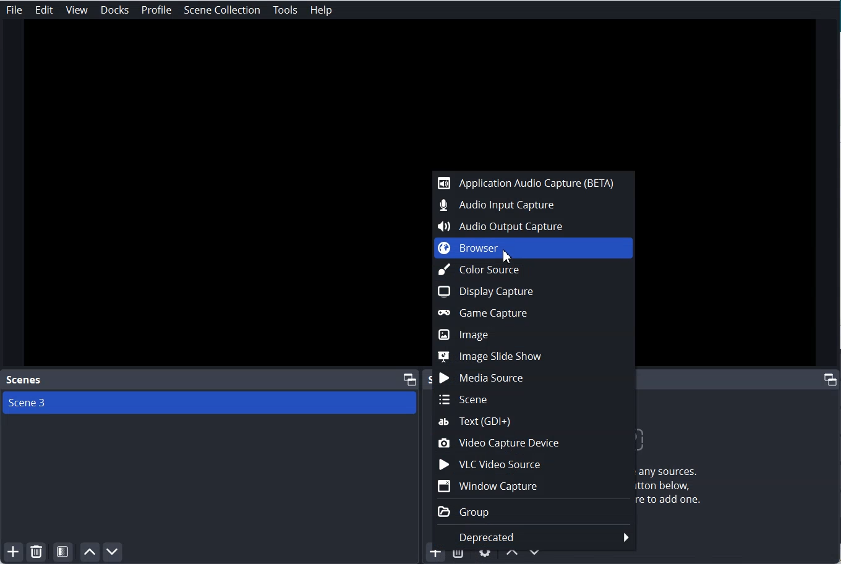 The height and width of the screenshot is (564, 841). Describe the element at coordinates (534, 486) in the screenshot. I see `Window Capture` at that location.